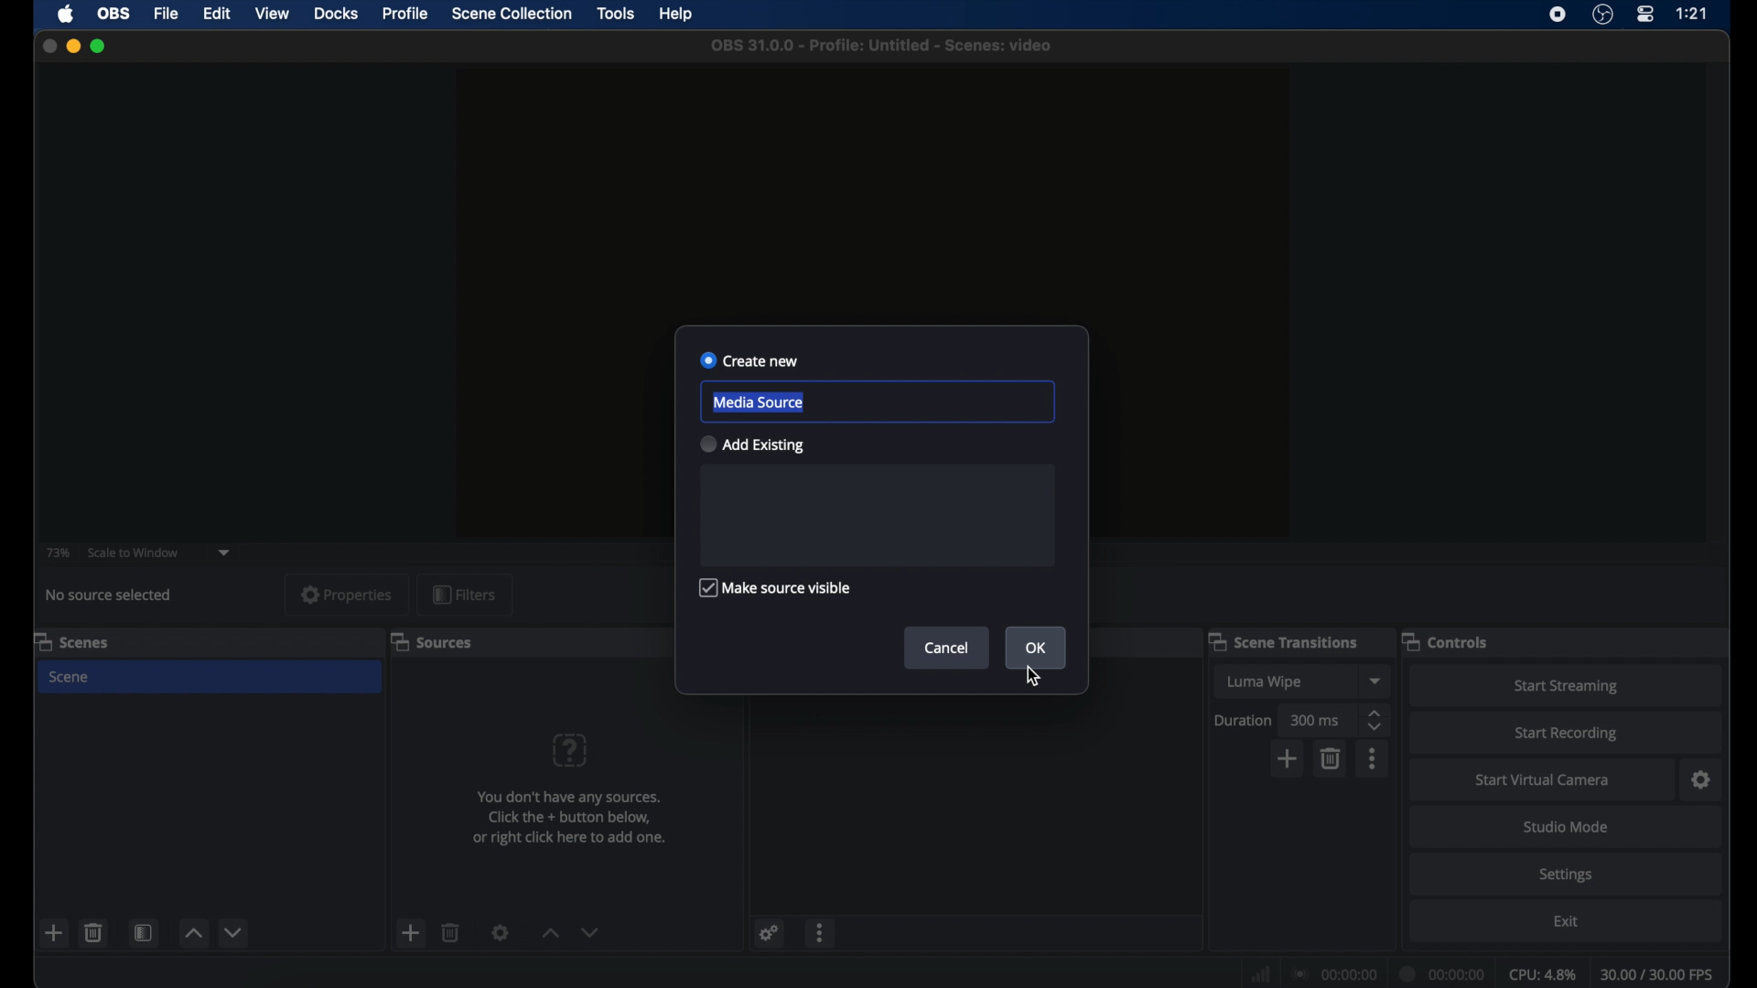 The height and width of the screenshot is (988, 1757). Describe the element at coordinates (1242, 721) in the screenshot. I see `duration` at that location.